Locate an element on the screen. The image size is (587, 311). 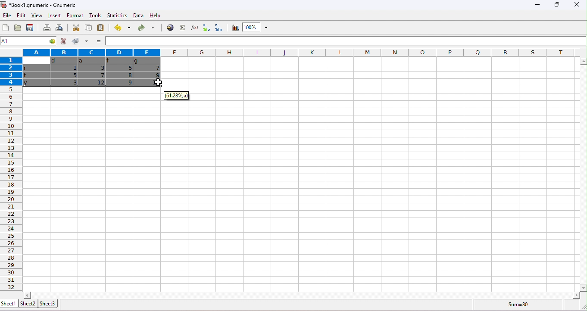
chart is located at coordinates (234, 28).